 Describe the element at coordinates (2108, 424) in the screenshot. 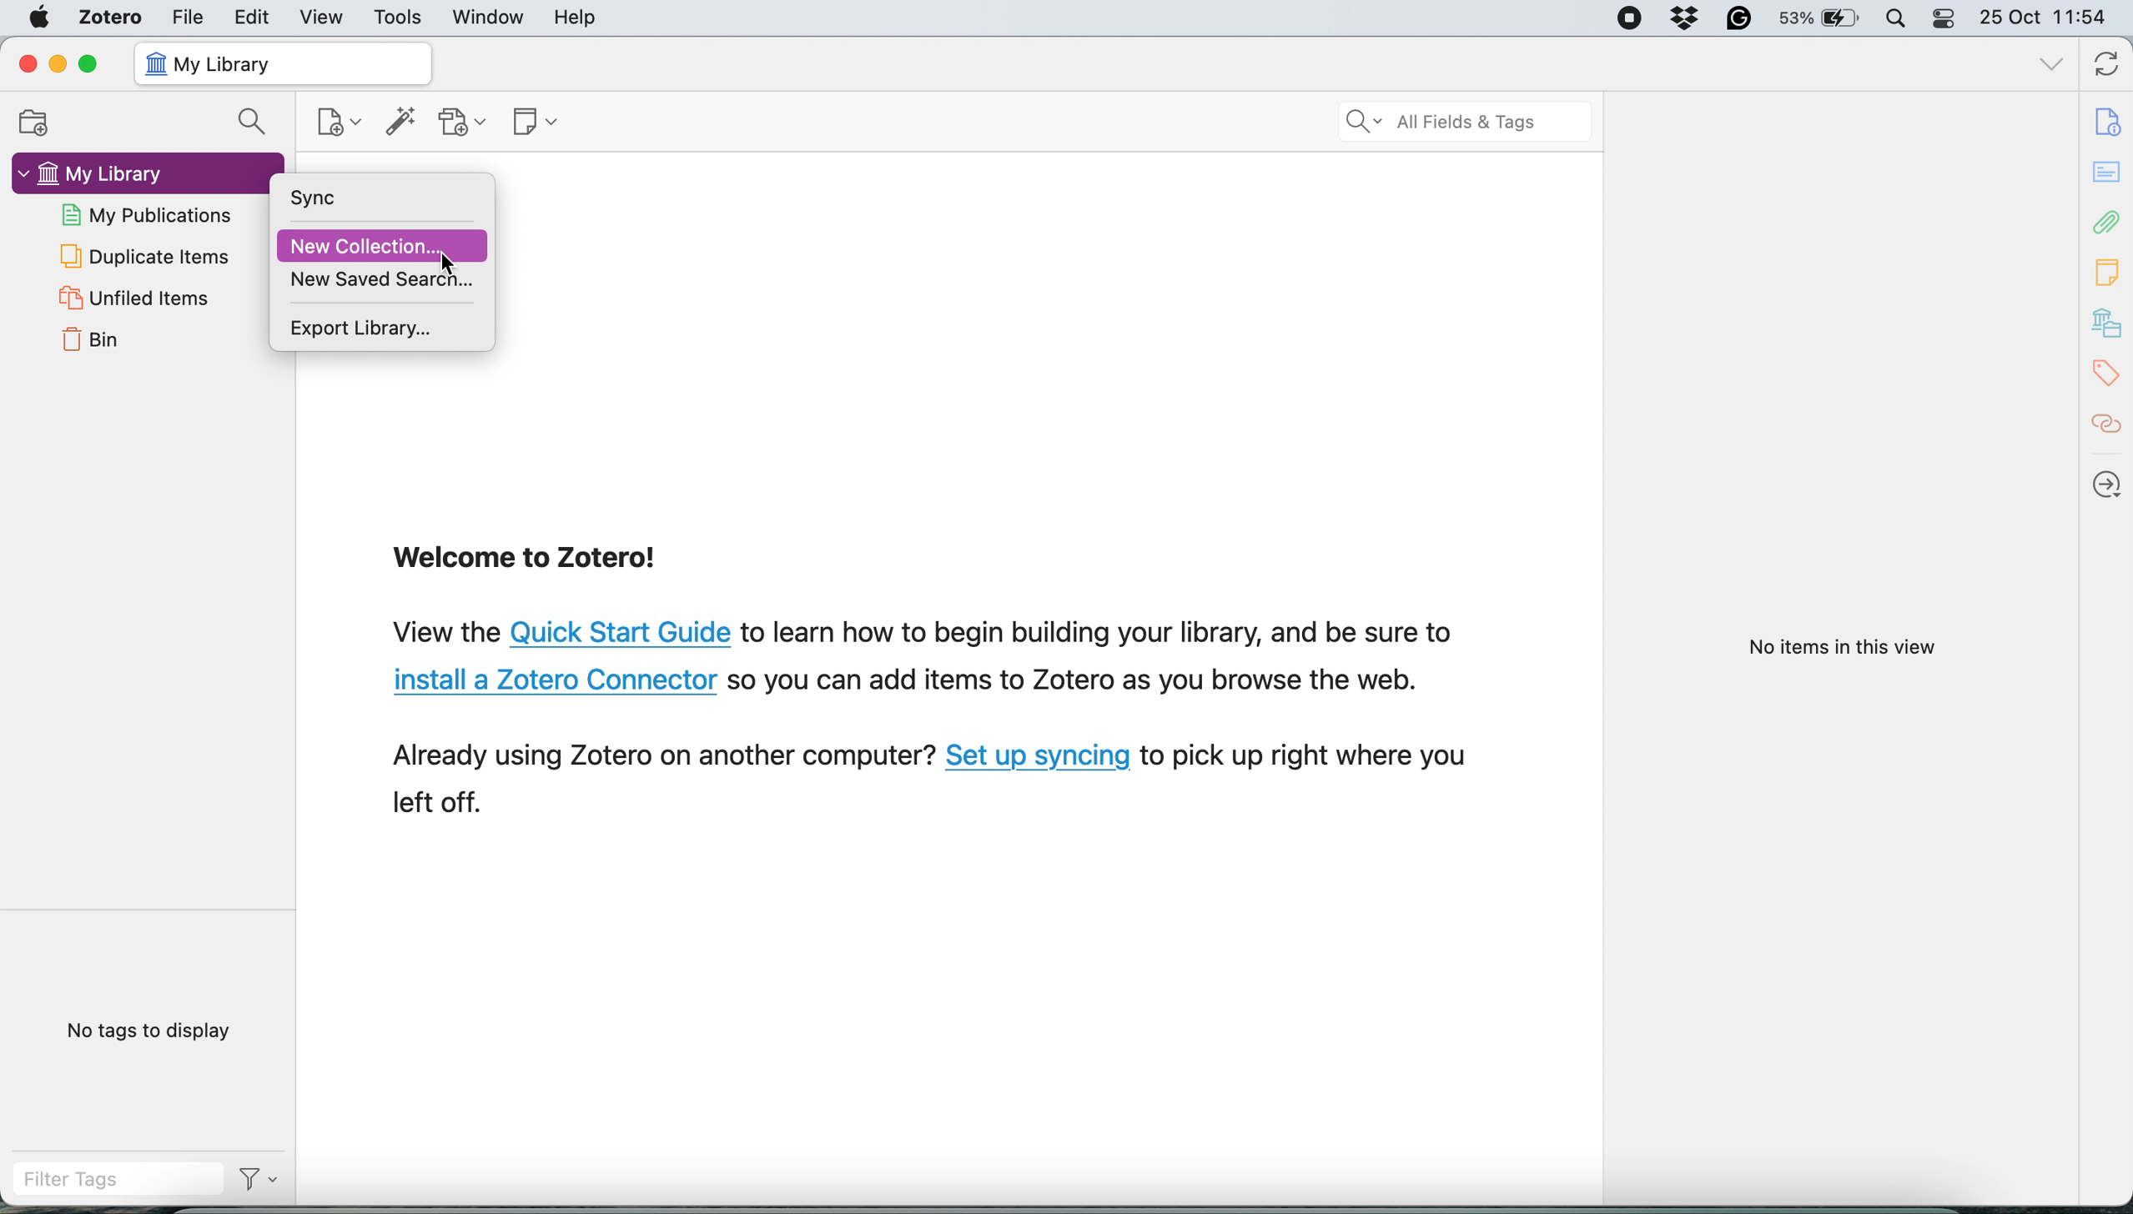

I see `citations` at that location.